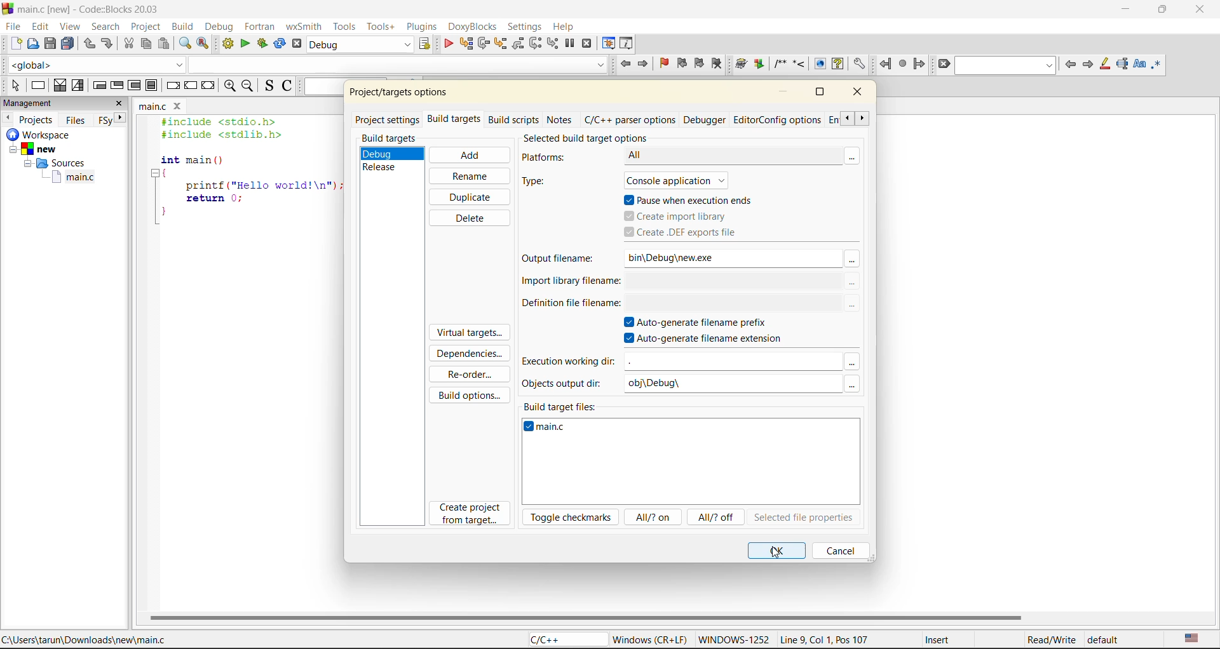 The image size is (1220, 649). What do you see at coordinates (186, 43) in the screenshot?
I see `find` at bounding box center [186, 43].